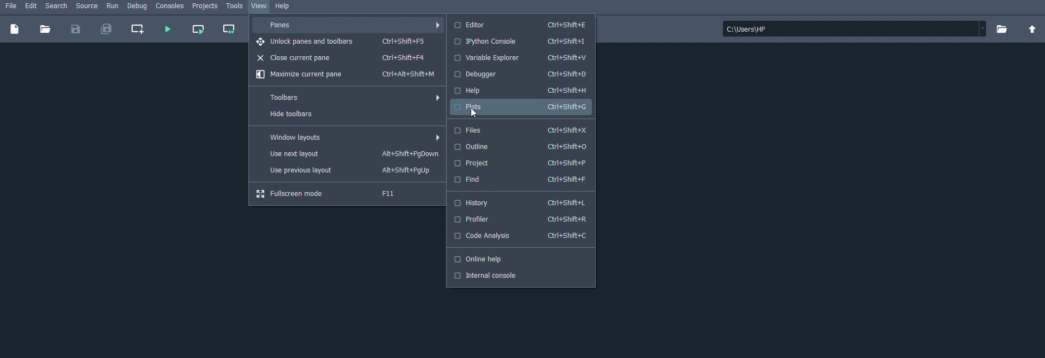  Describe the element at coordinates (15, 28) in the screenshot. I see `New file` at that location.